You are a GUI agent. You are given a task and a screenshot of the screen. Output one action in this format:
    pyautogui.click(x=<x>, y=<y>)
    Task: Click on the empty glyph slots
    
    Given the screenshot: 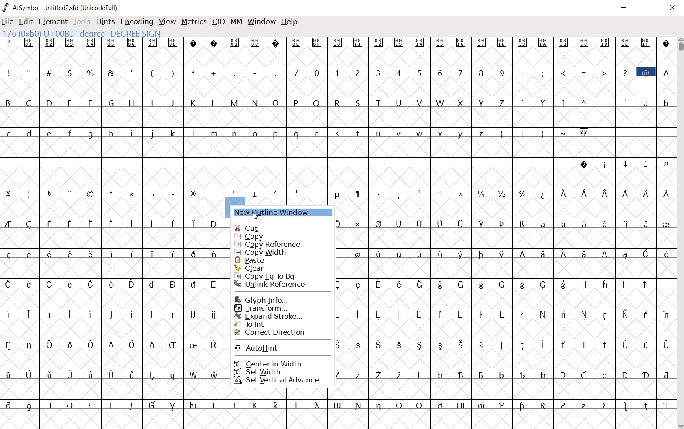 What is the action you would take?
    pyautogui.click(x=317, y=87)
    